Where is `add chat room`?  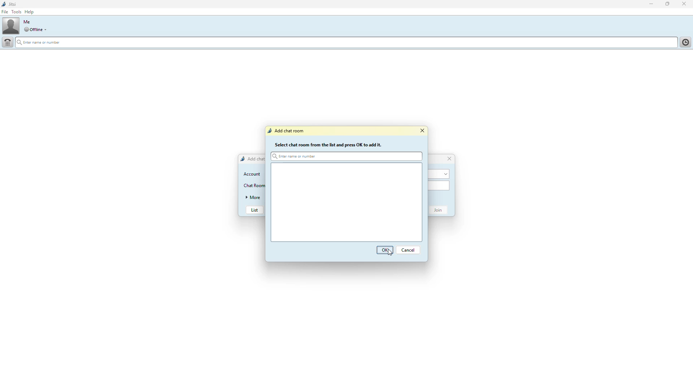 add chat room is located at coordinates (252, 158).